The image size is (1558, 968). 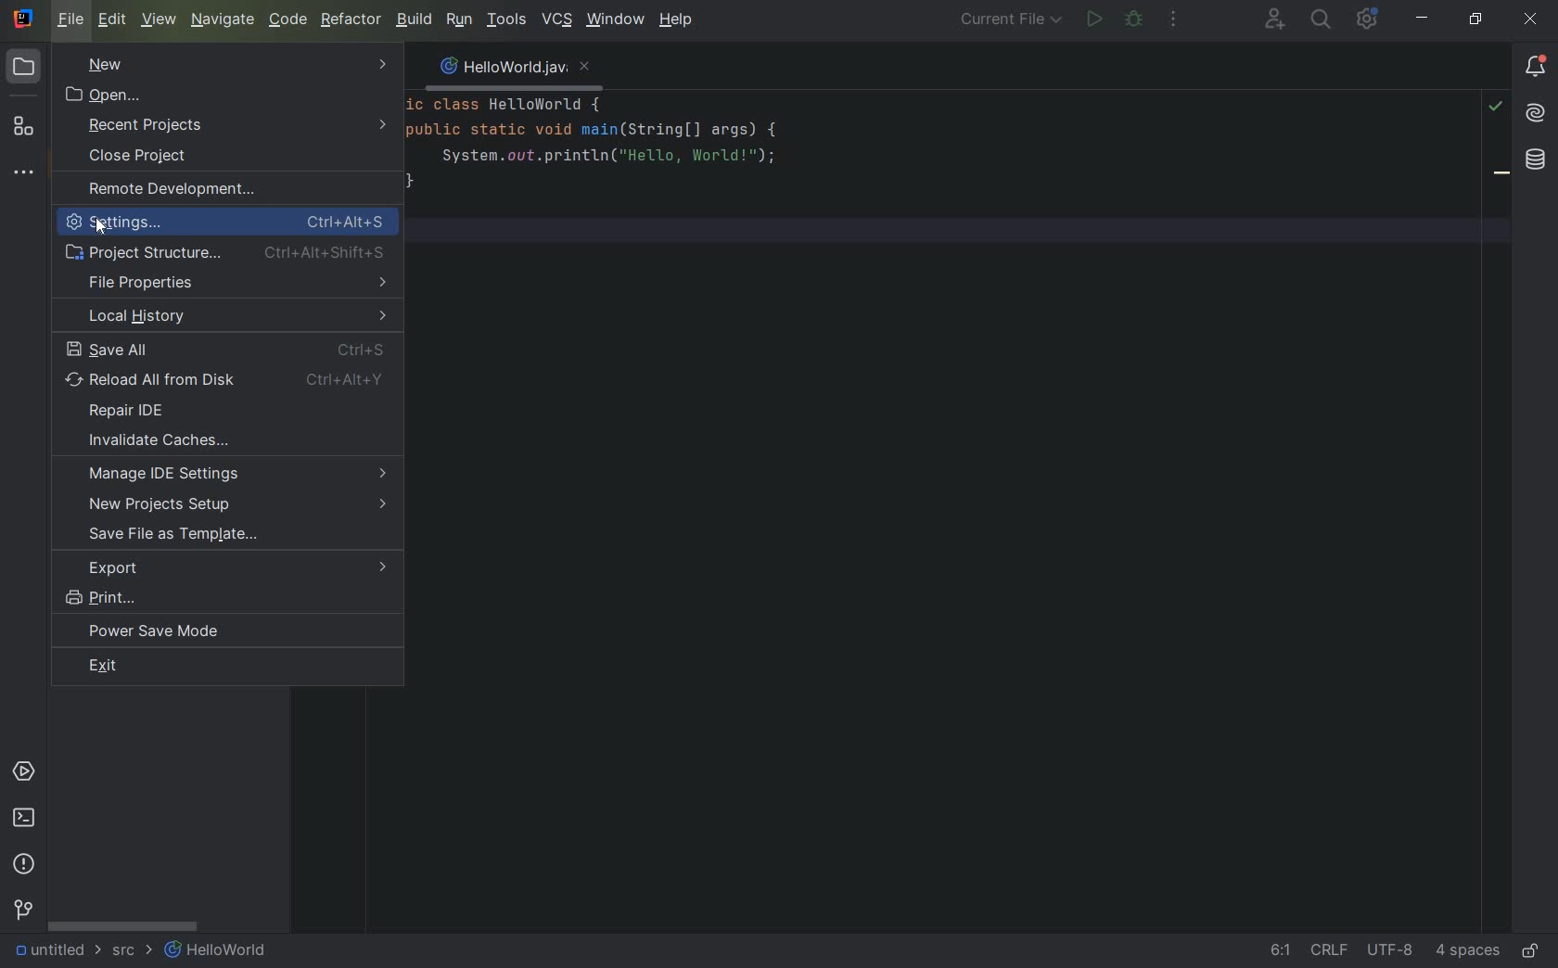 I want to click on Indent, so click(x=1467, y=952).